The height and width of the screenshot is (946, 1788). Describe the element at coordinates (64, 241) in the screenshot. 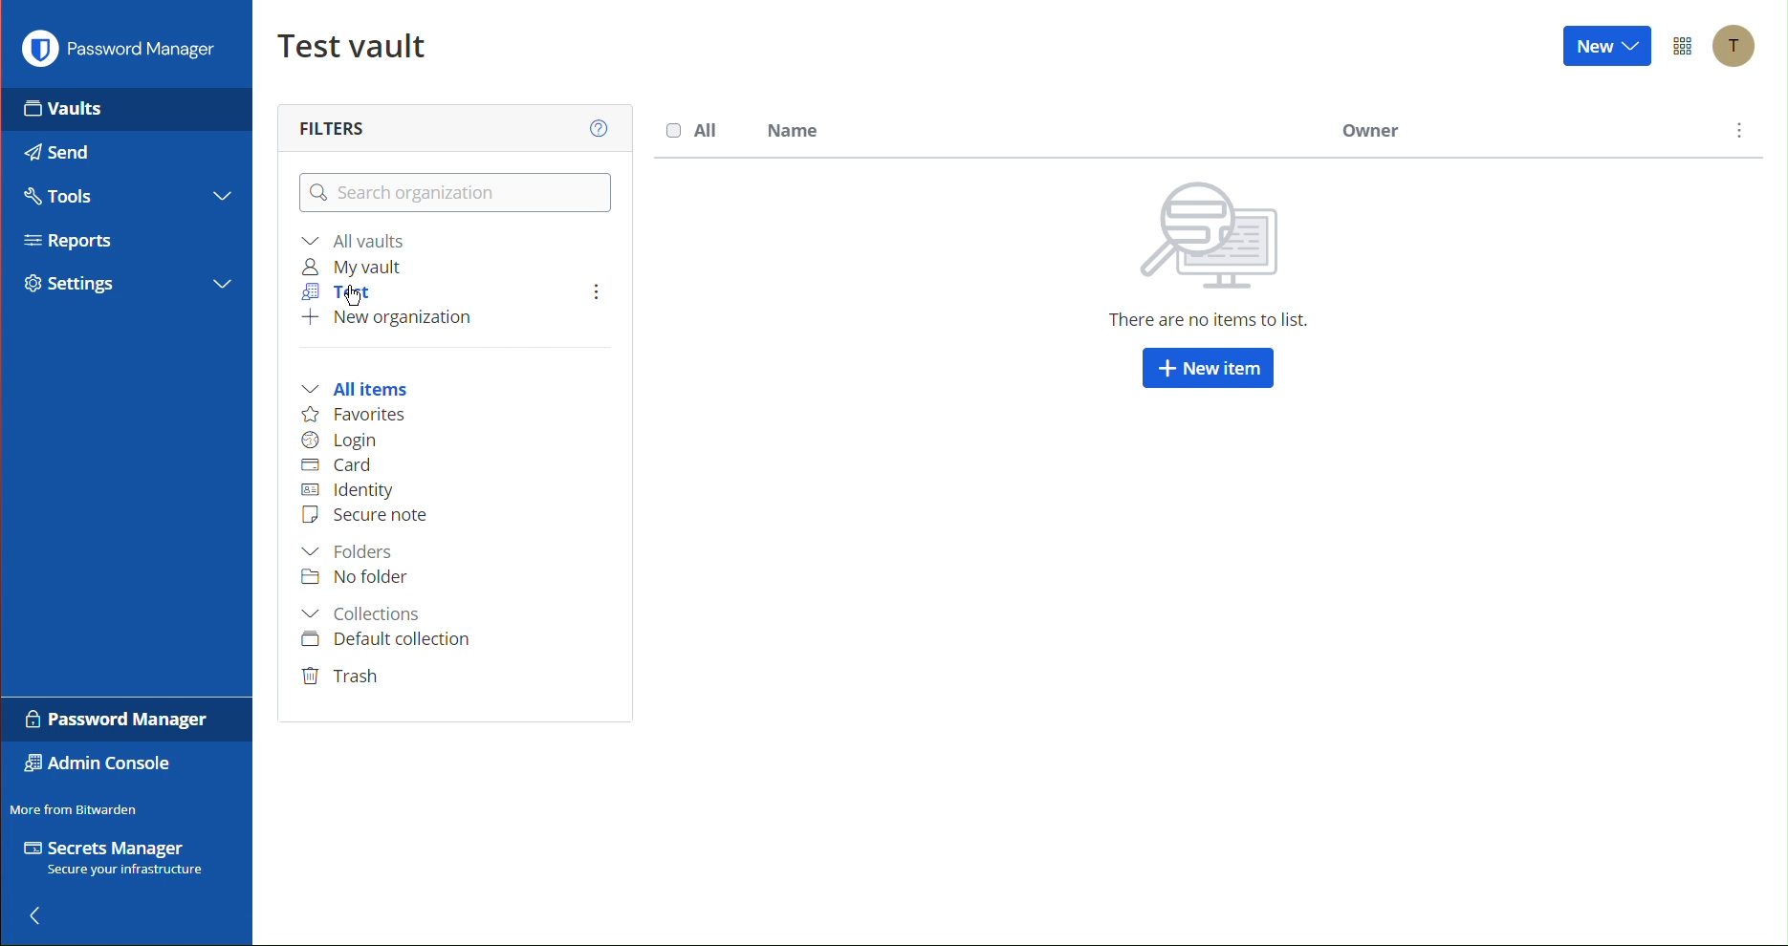

I see `Reports` at that location.